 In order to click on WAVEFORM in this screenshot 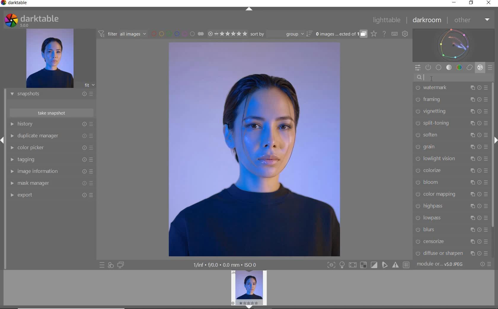, I will do `click(454, 45)`.